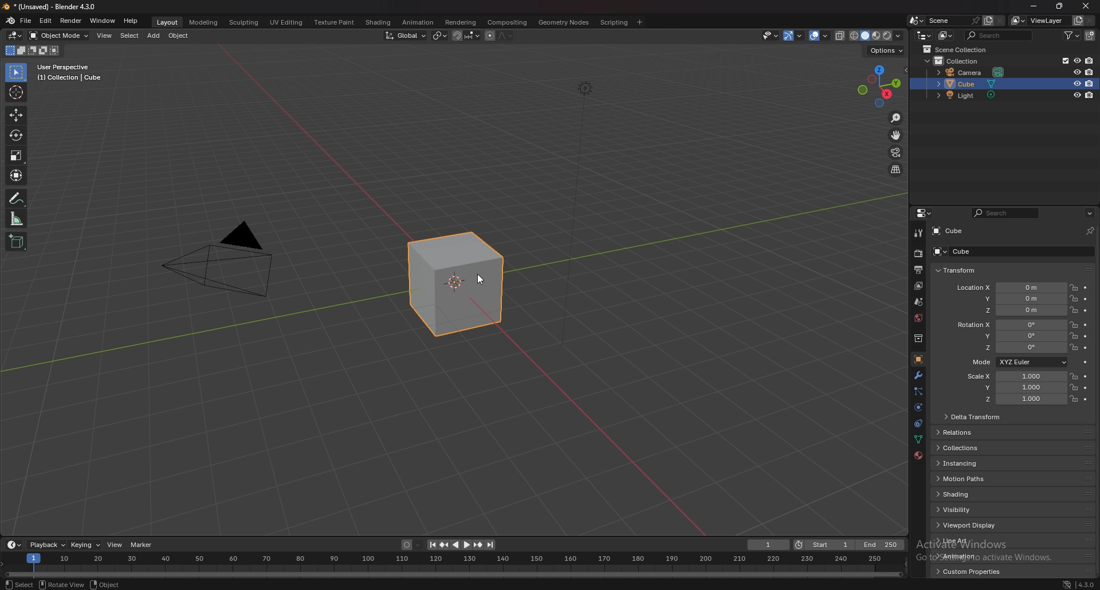 The height and width of the screenshot is (590, 1100). What do you see at coordinates (946, 36) in the screenshot?
I see `display mode` at bounding box center [946, 36].